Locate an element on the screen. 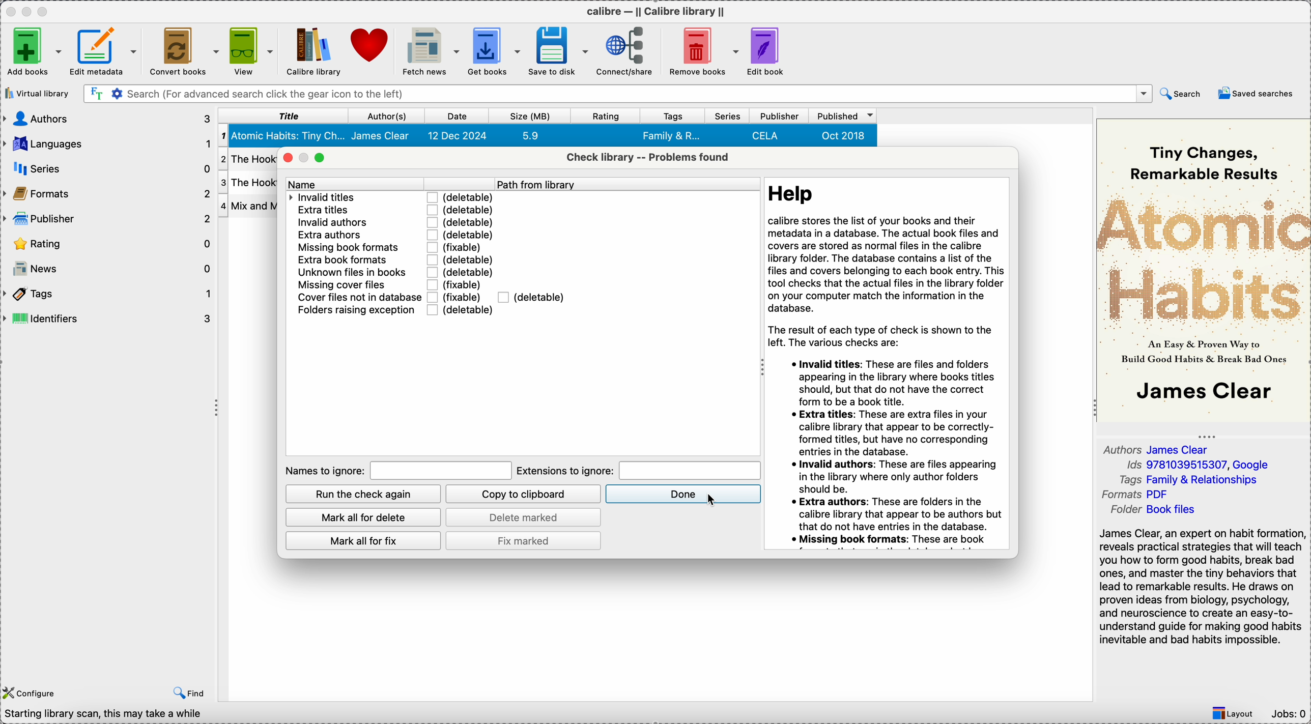  deletable is located at coordinates (462, 271).